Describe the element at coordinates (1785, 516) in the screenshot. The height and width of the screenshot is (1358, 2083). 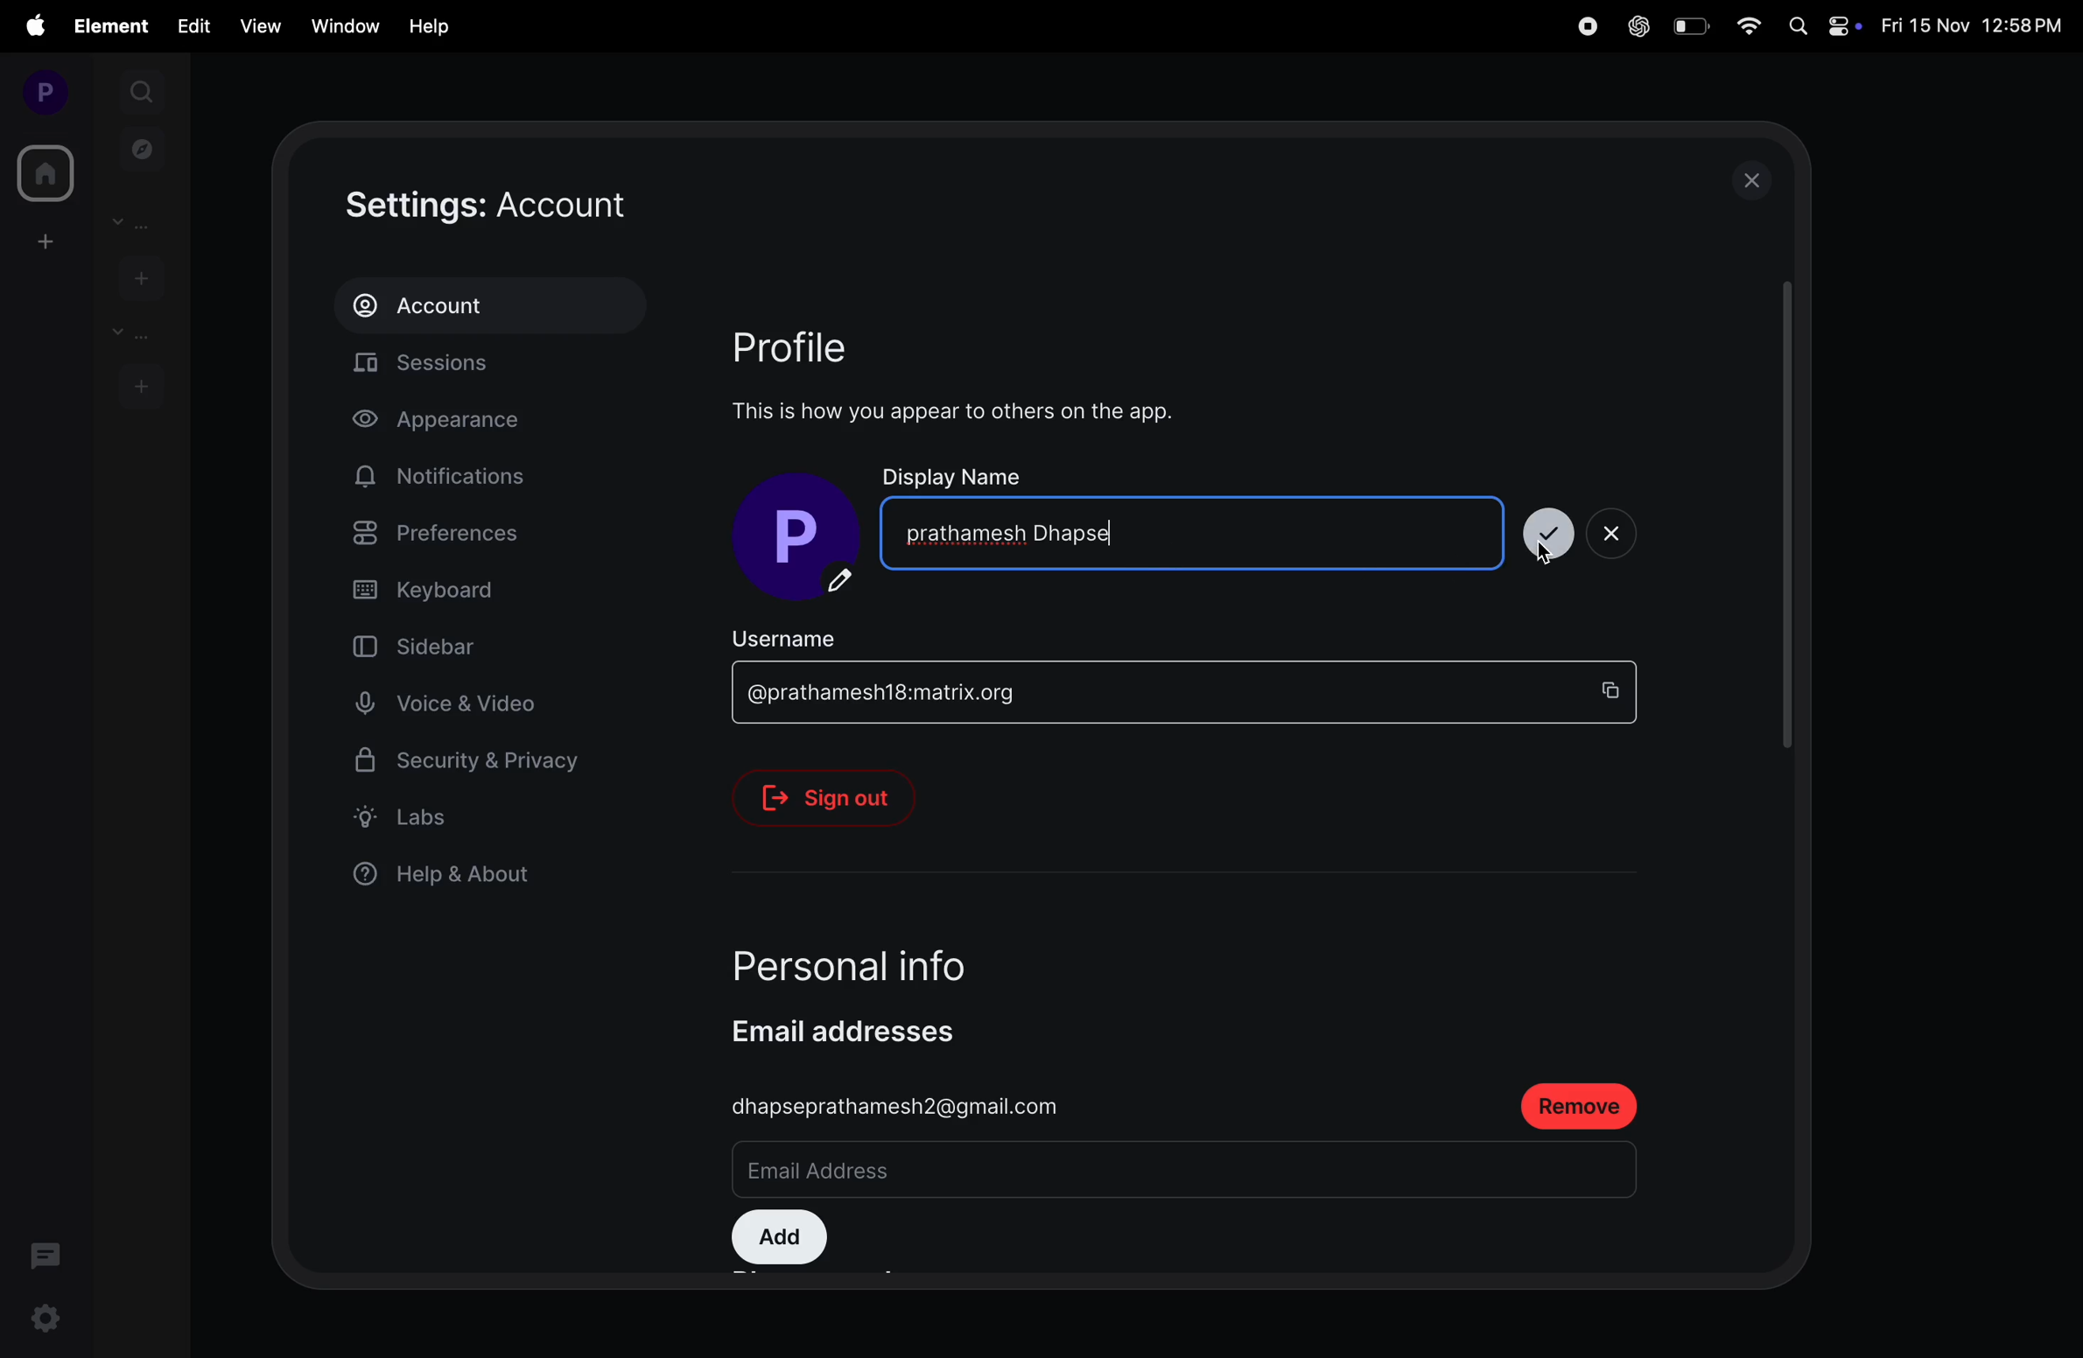
I see `scrollbar` at that location.